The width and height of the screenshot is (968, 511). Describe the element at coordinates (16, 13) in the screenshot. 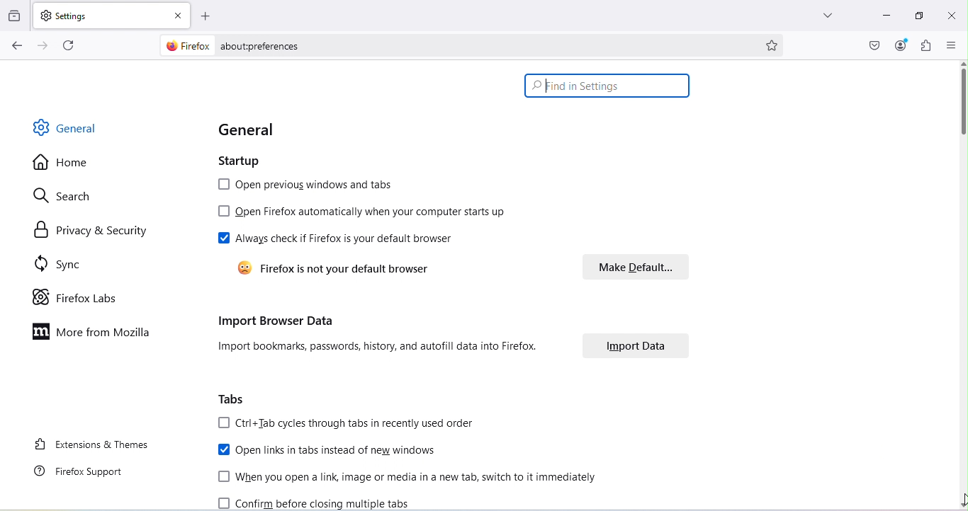

I see `View recent browsing across windows and devices` at that location.